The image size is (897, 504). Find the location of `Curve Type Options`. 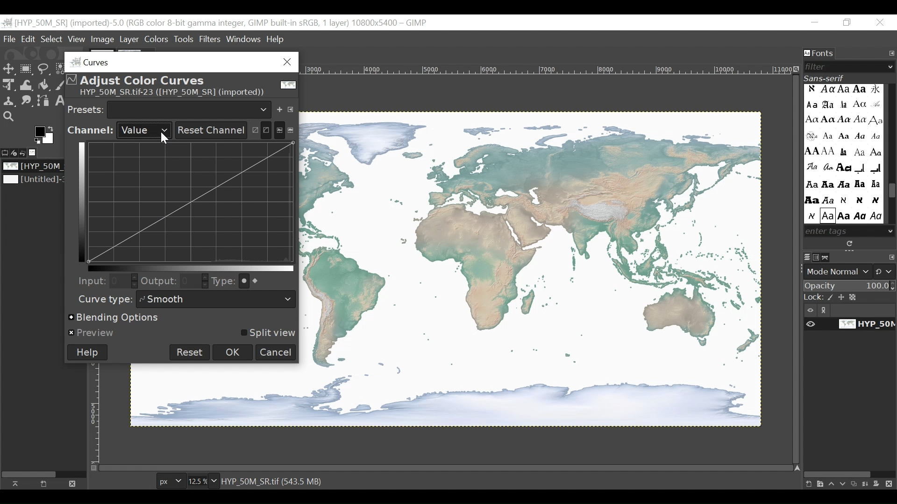

Curve Type Options is located at coordinates (253, 281).